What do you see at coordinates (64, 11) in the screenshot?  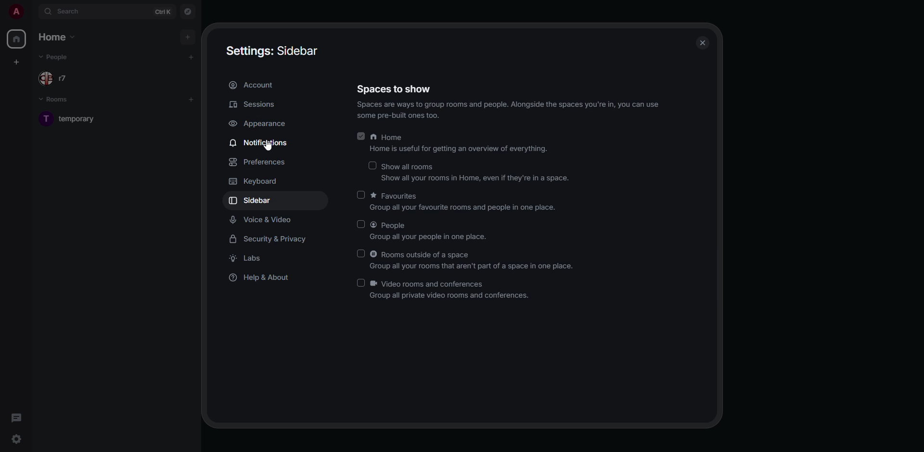 I see `search` at bounding box center [64, 11].